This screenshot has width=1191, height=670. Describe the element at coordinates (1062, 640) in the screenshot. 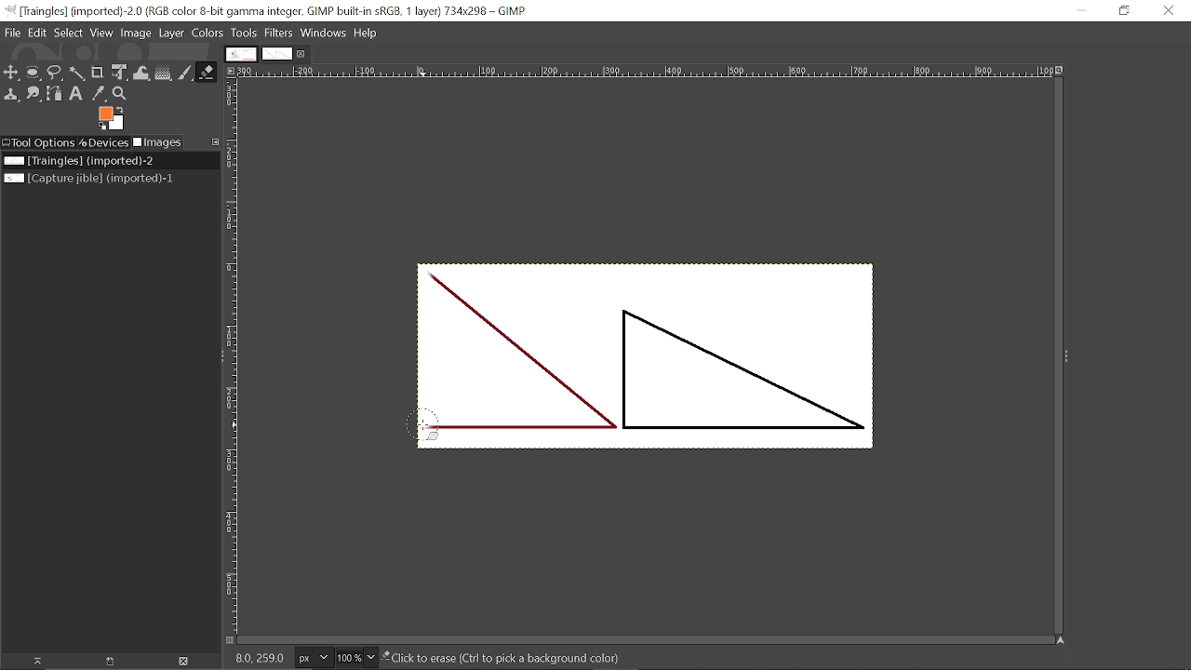

I see `Navigate this window` at that location.